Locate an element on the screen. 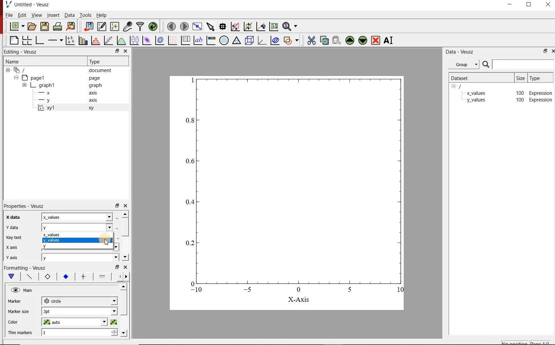 The image size is (555, 345). Formatting - Veusz is located at coordinates (26, 267).